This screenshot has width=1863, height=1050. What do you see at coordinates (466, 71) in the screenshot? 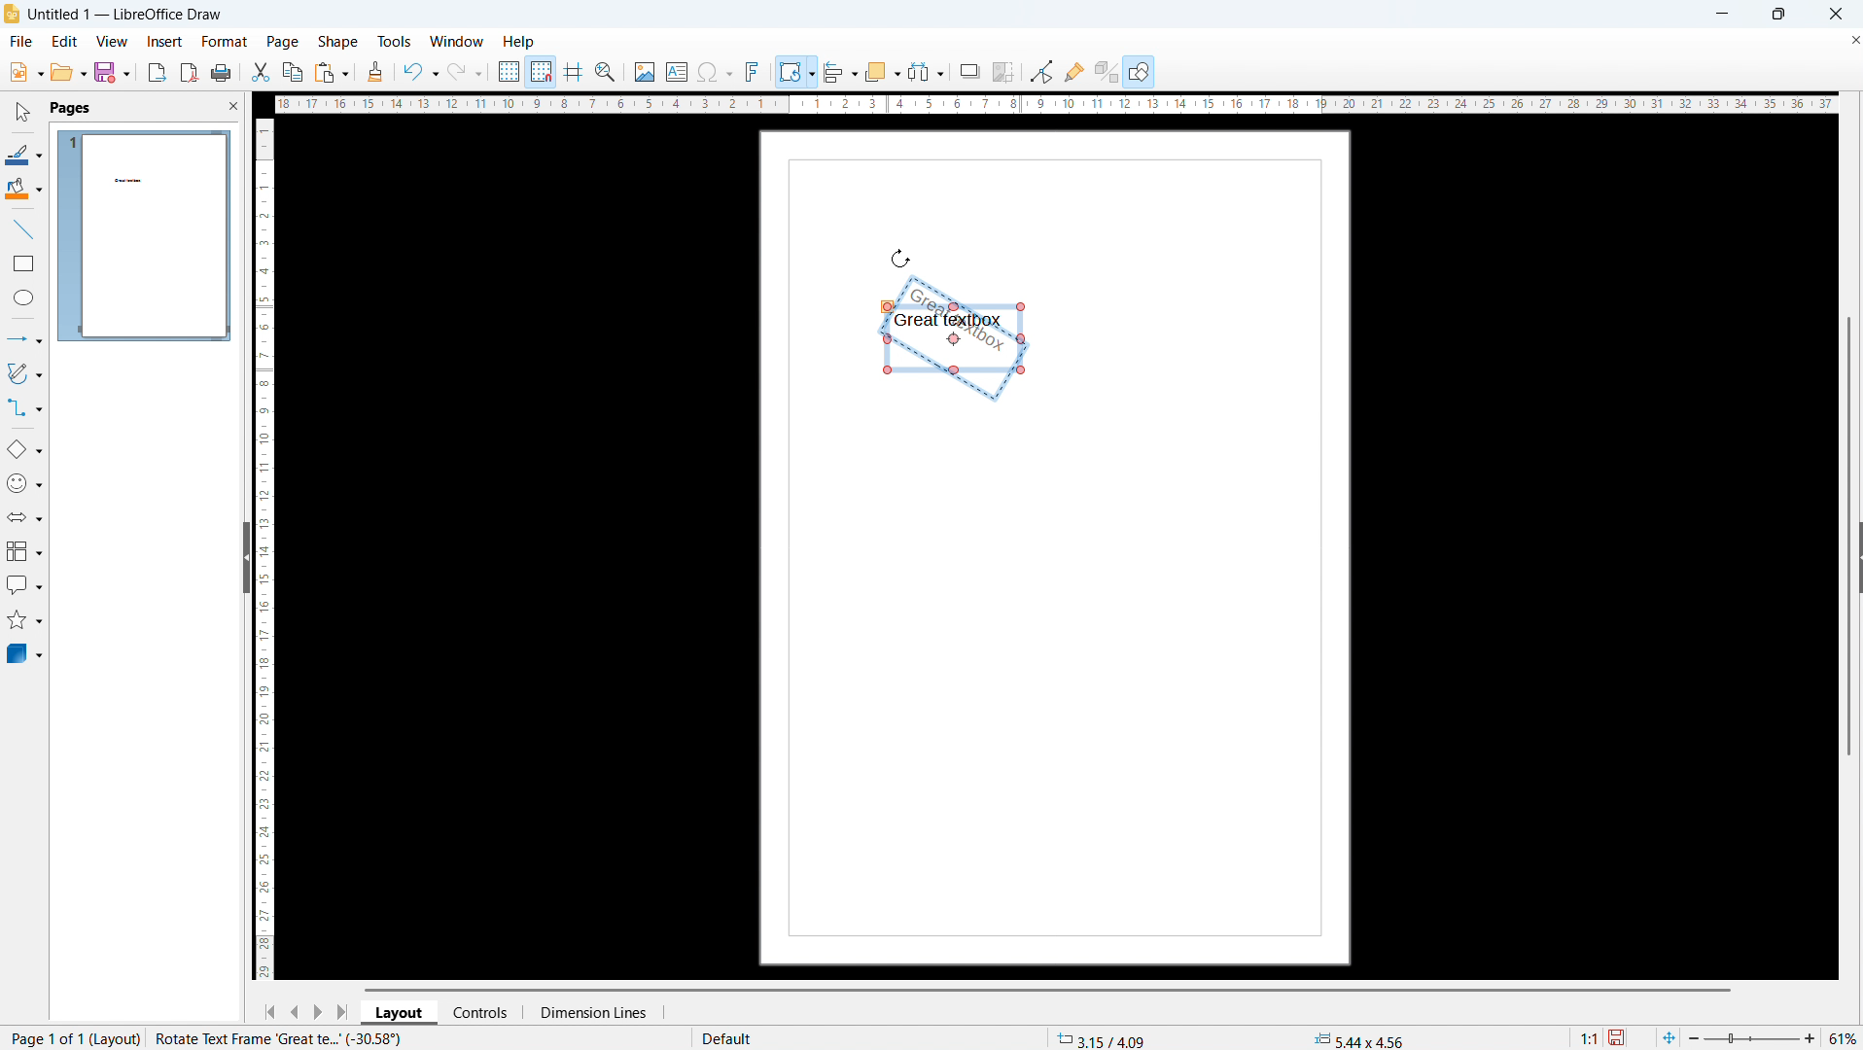
I see `redo` at bounding box center [466, 71].